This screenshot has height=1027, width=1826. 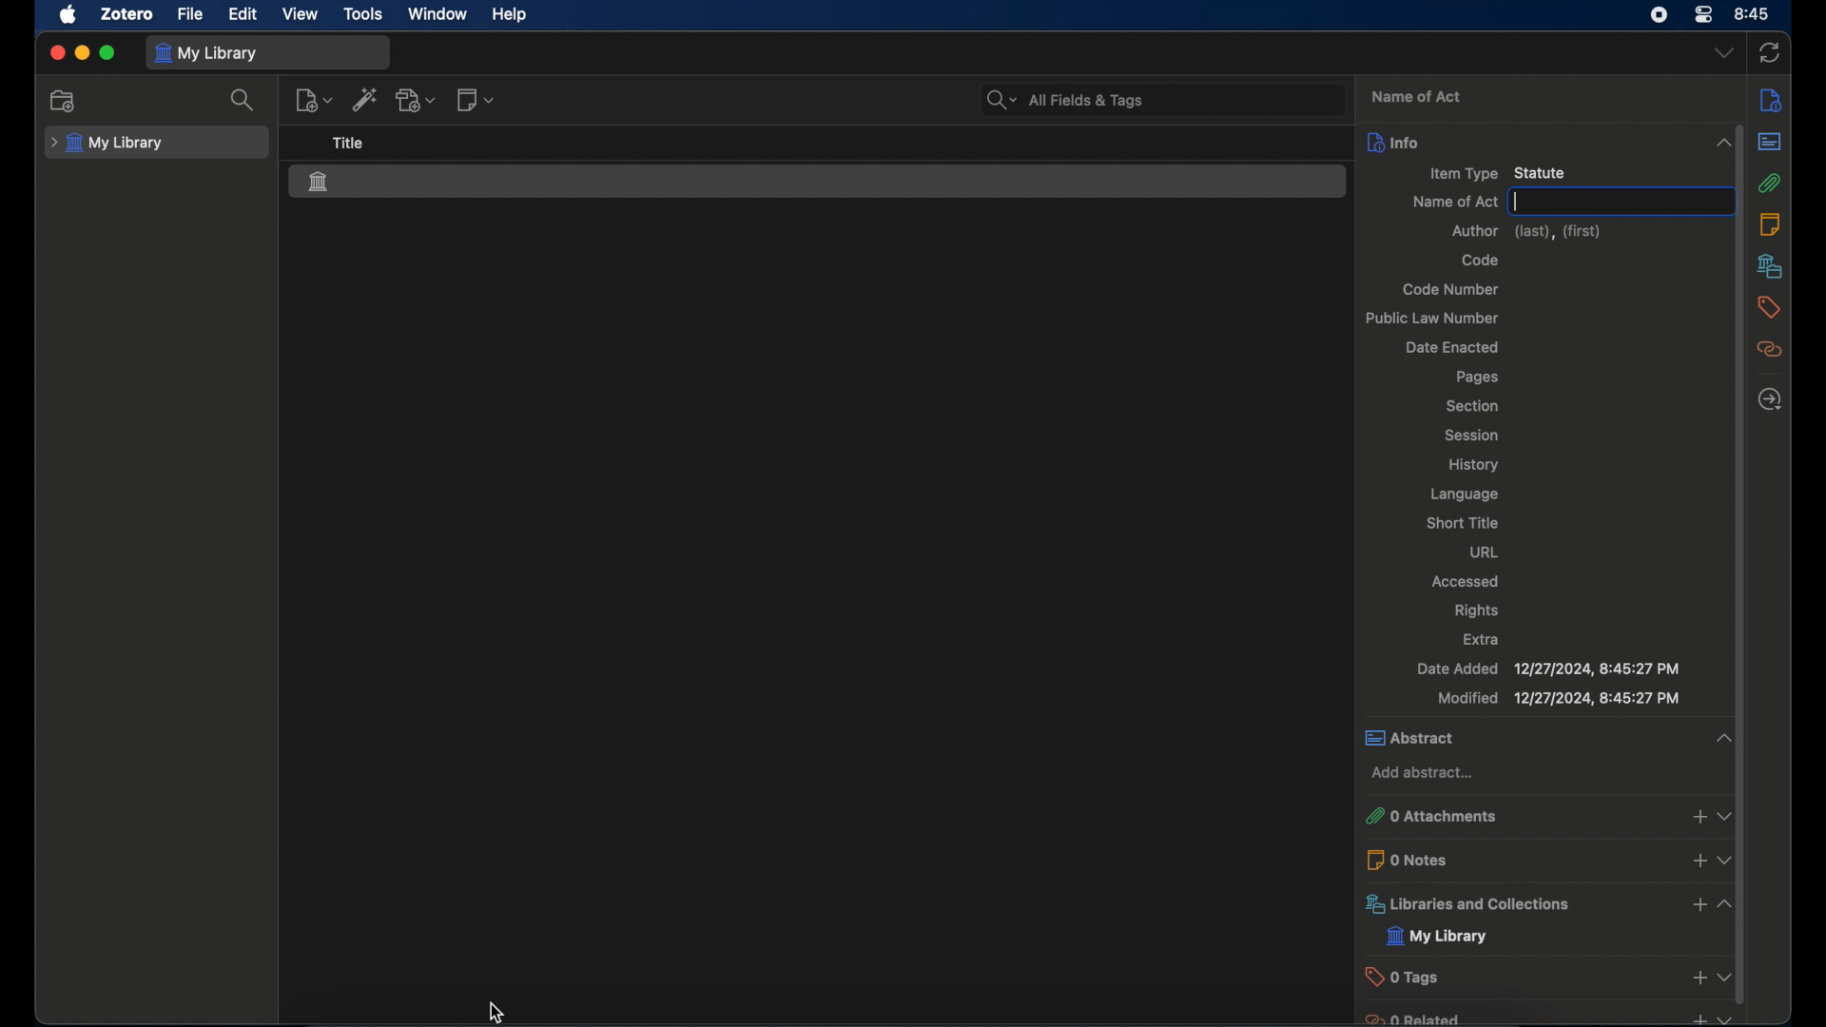 What do you see at coordinates (1697, 817) in the screenshot?
I see `add attachments` at bounding box center [1697, 817].